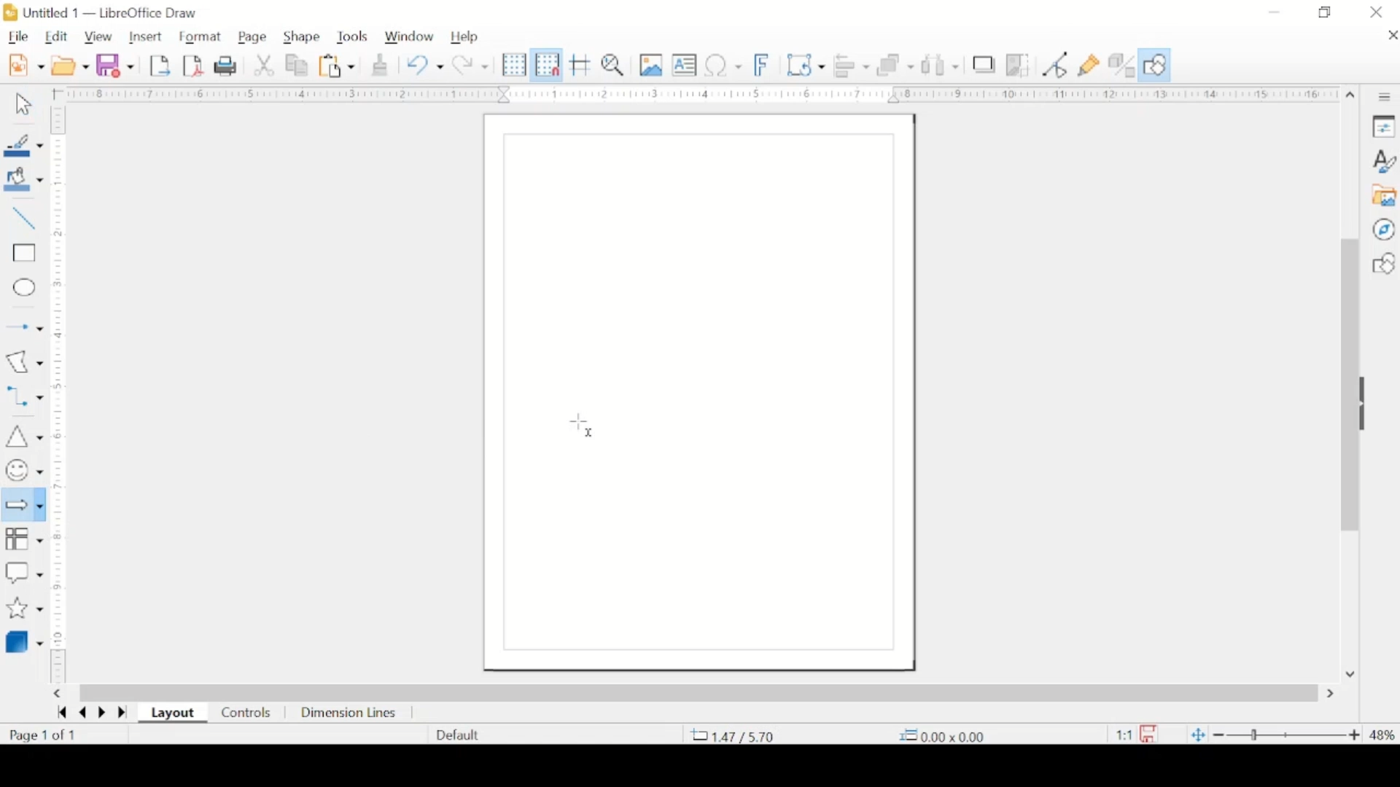 Image resolution: width=1400 pixels, height=787 pixels. What do you see at coordinates (696, 394) in the screenshot?
I see `blank canvas` at bounding box center [696, 394].